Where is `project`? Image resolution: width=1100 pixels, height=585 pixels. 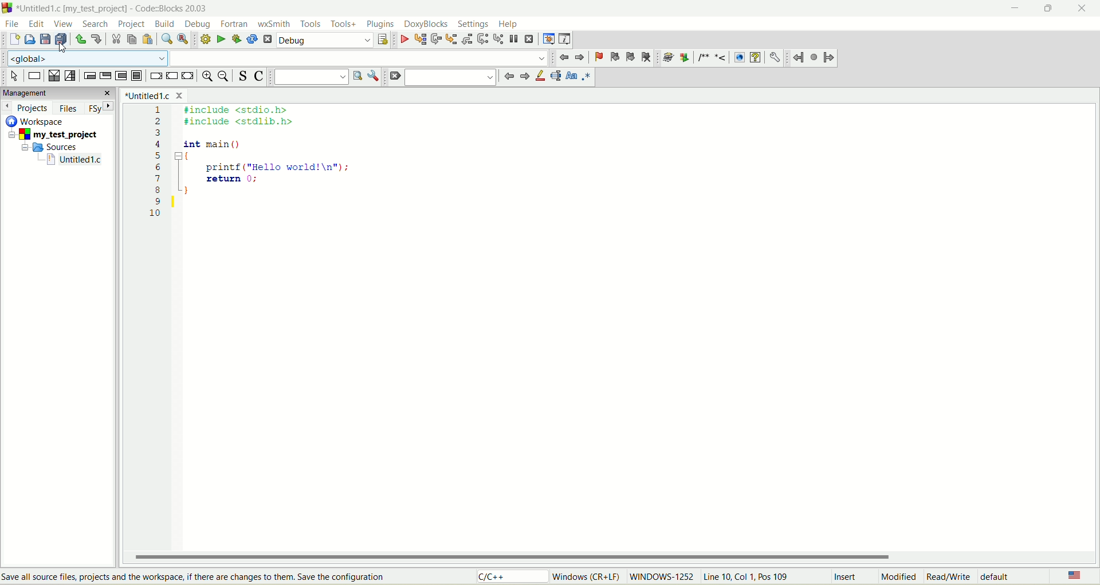
project is located at coordinates (133, 25).